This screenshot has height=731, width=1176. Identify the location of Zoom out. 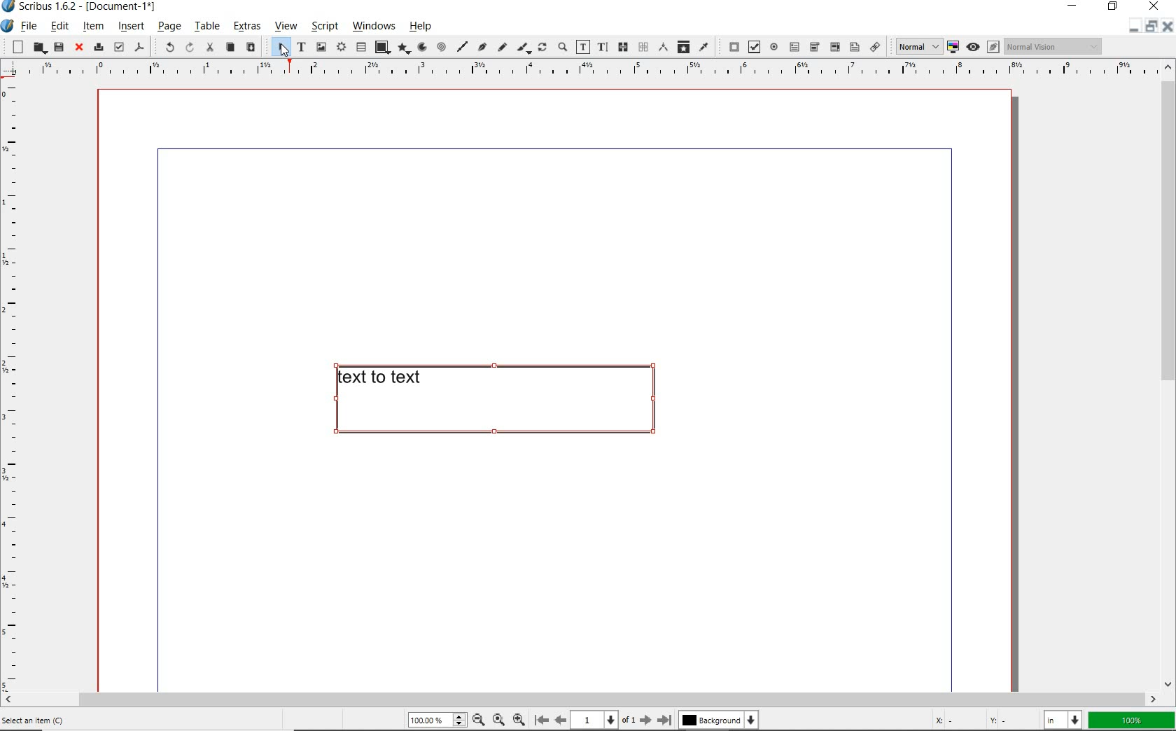
(476, 720).